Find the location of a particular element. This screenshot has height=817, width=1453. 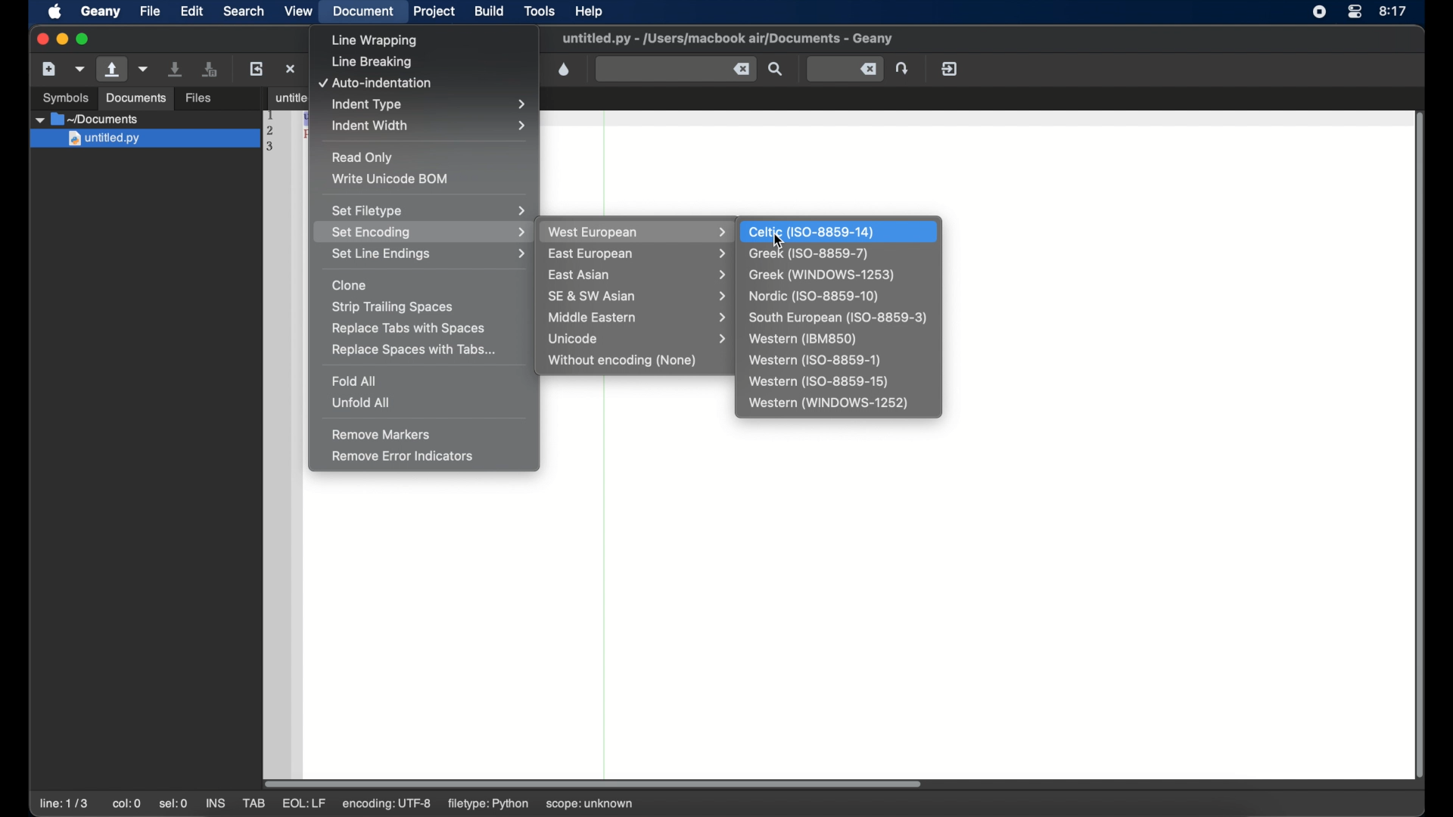

tools is located at coordinates (540, 10).